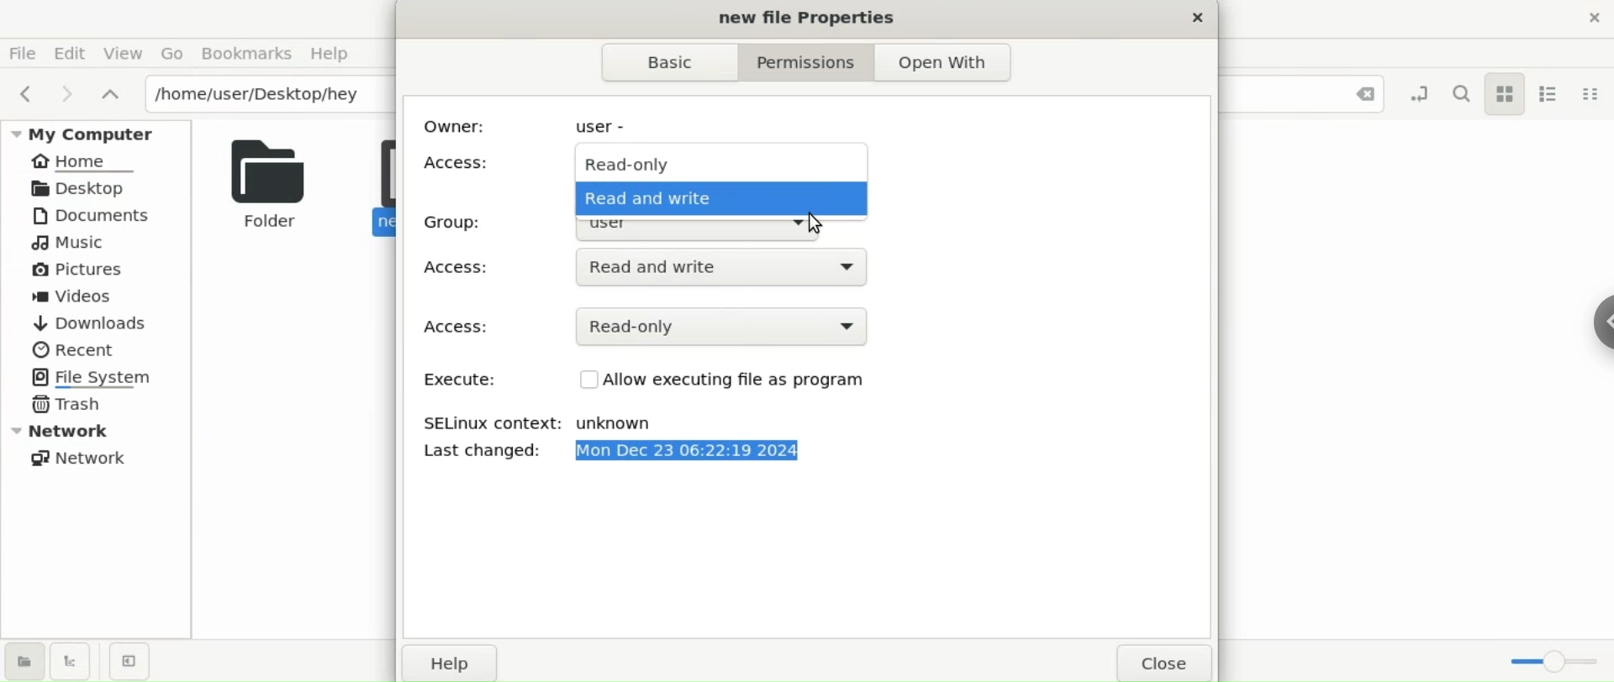 Image resolution: width=1614 pixels, height=682 pixels. I want to click on Access, so click(482, 328).